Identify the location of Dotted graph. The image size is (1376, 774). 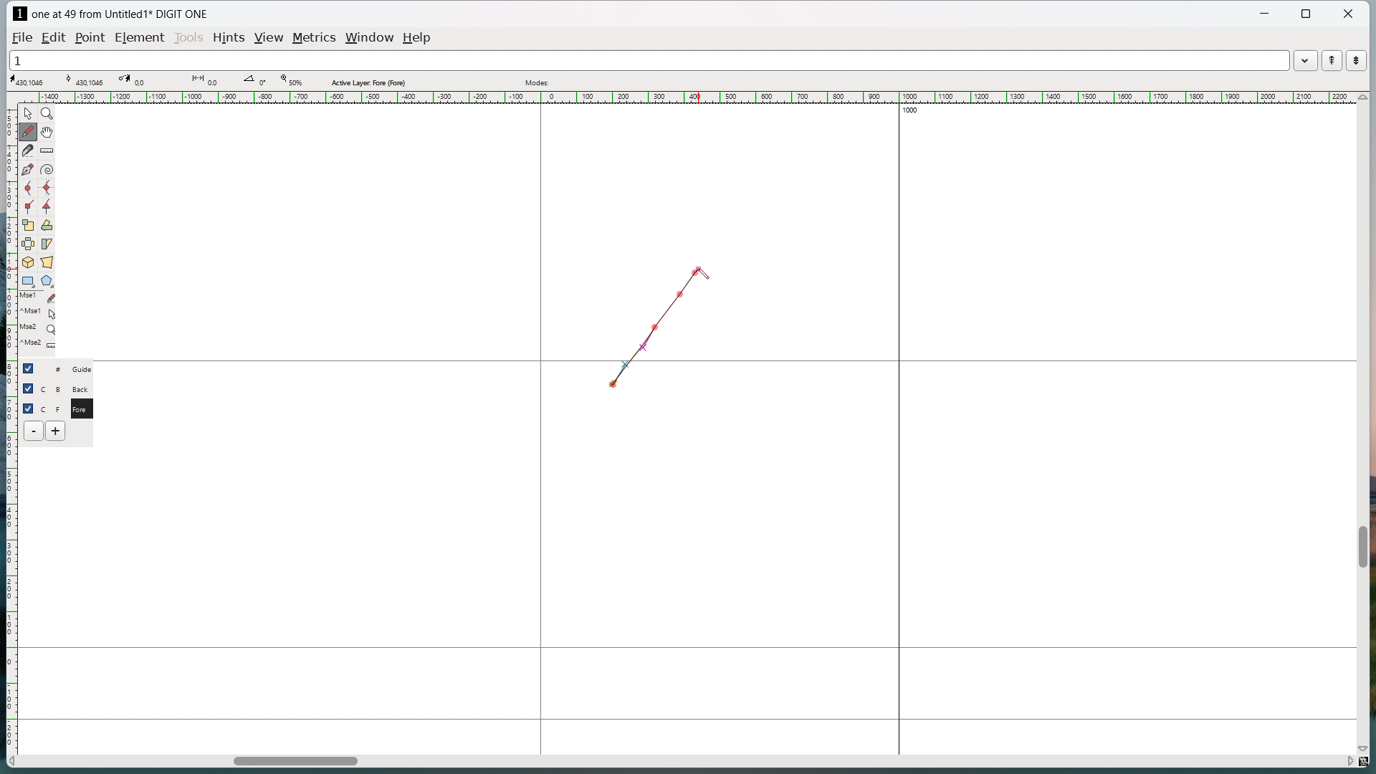
(644, 329).